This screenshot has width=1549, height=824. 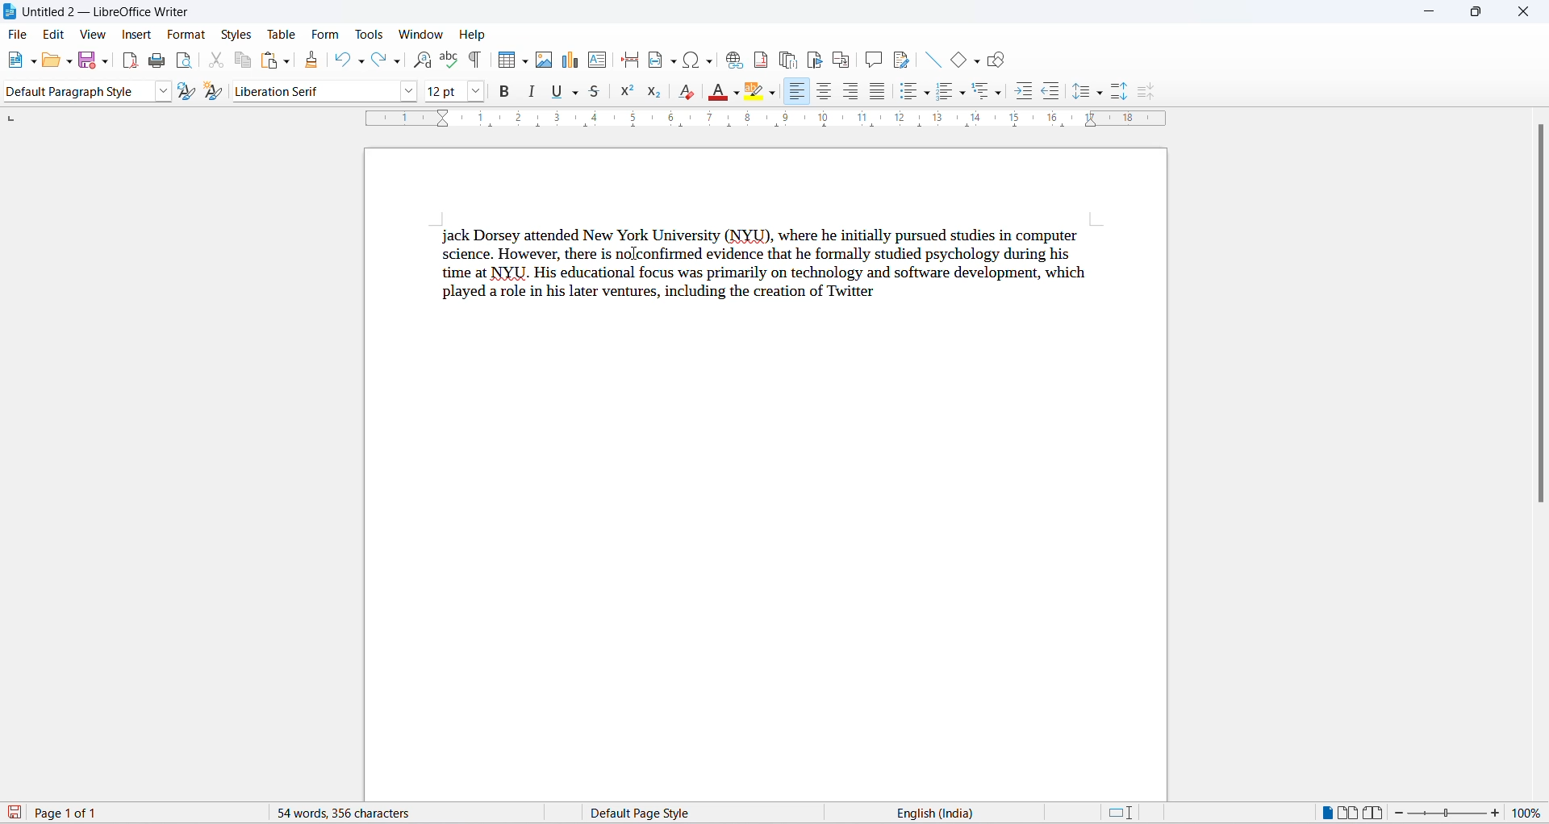 What do you see at coordinates (213, 92) in the screenshot?
I see `new style from selection` at bounding box center [213, 92].